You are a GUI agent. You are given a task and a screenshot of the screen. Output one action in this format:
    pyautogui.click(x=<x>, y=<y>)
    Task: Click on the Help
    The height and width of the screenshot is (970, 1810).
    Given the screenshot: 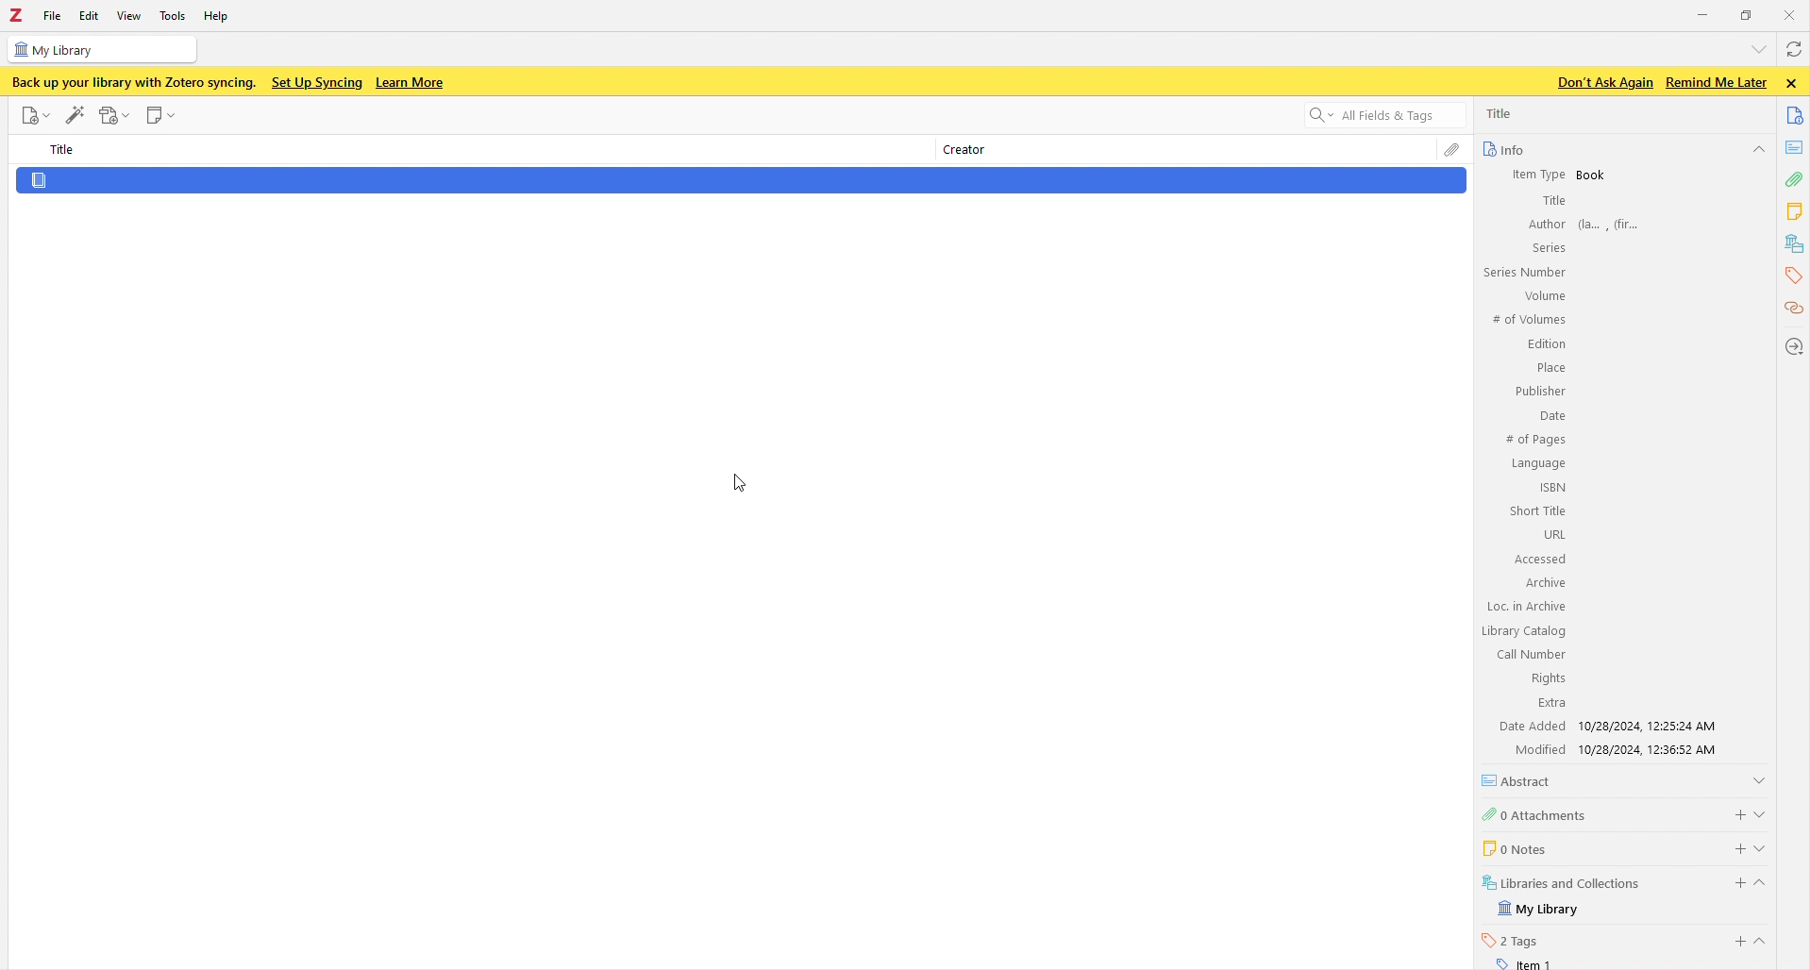 What is the action you would take?
    pyautogui.click(x=222, y=18)
    